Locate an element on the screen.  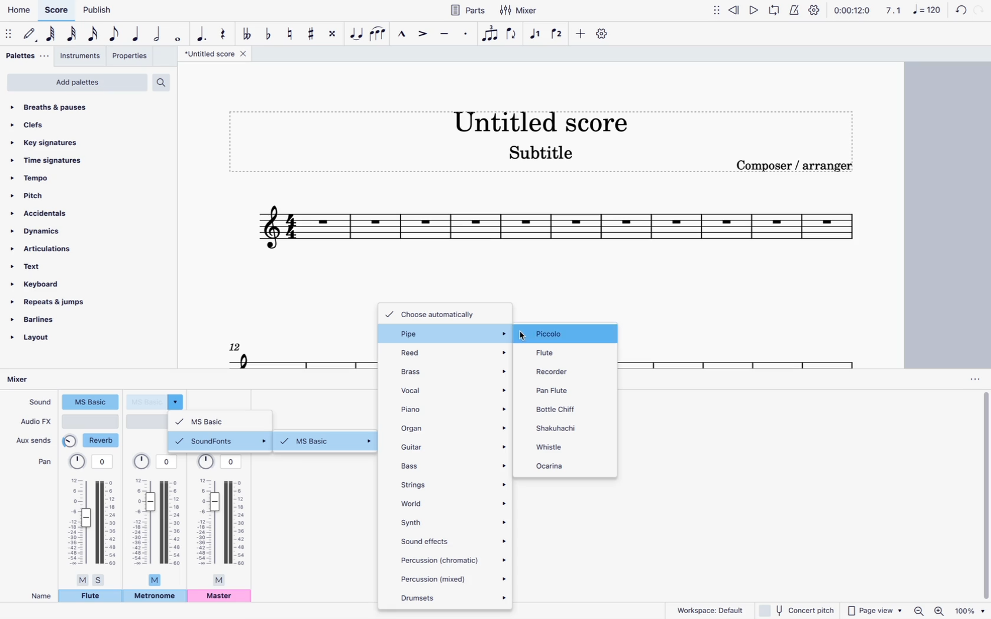
home is located at coordinates (19, 12).